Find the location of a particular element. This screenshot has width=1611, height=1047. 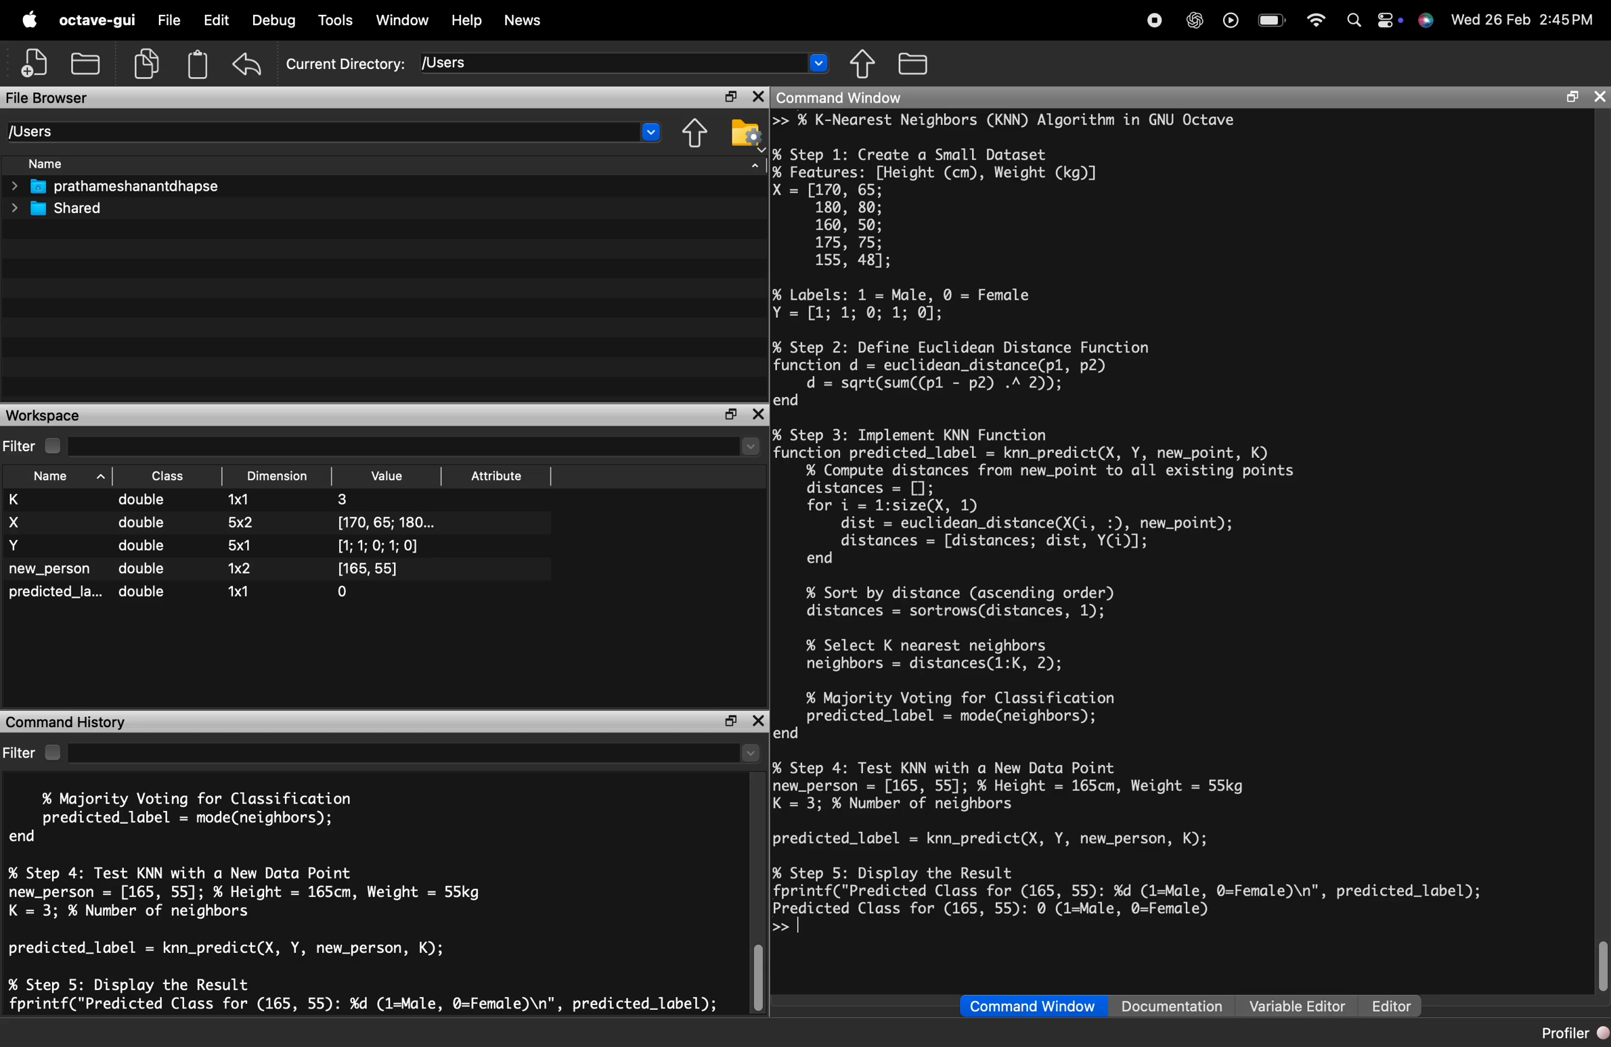

close is located at coordinates (1601, 97).